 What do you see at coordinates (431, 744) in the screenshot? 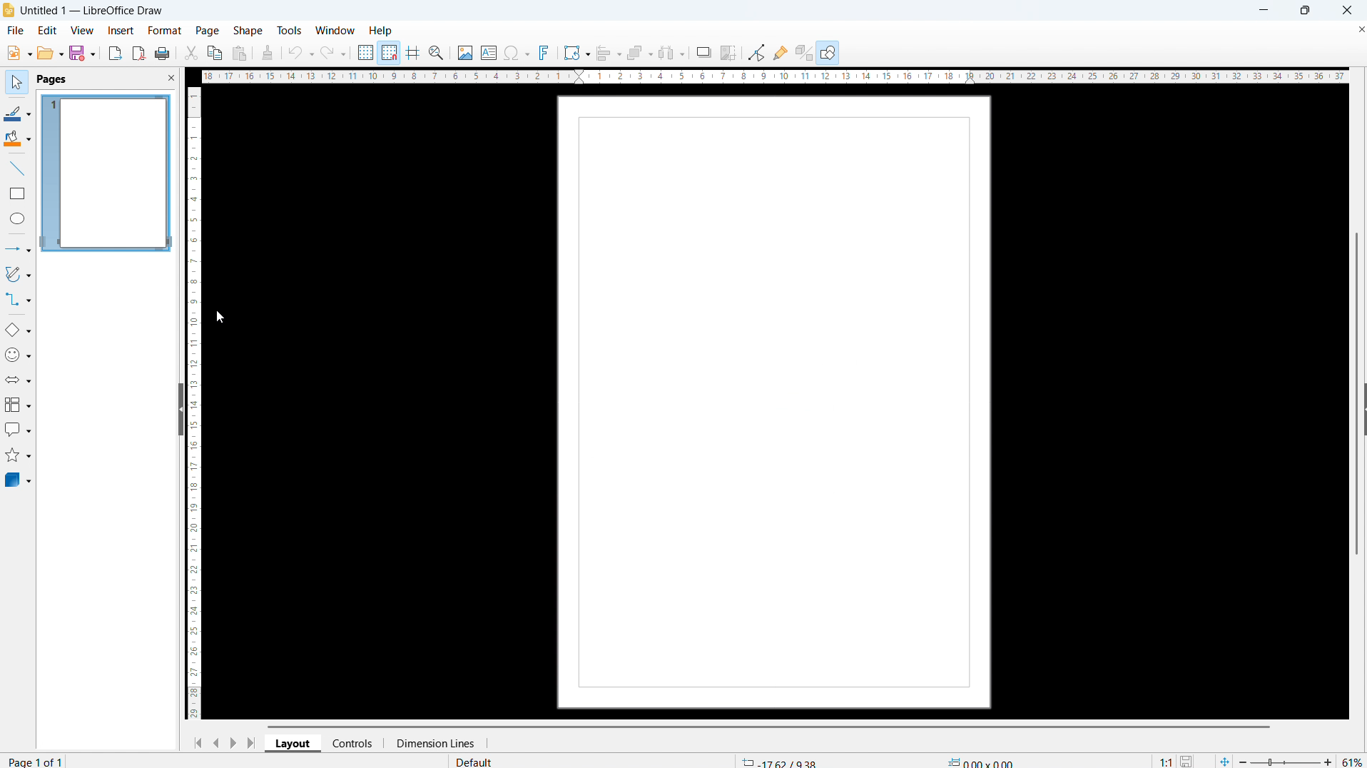
I see `dimension lines` at bounding box center [431, 744].